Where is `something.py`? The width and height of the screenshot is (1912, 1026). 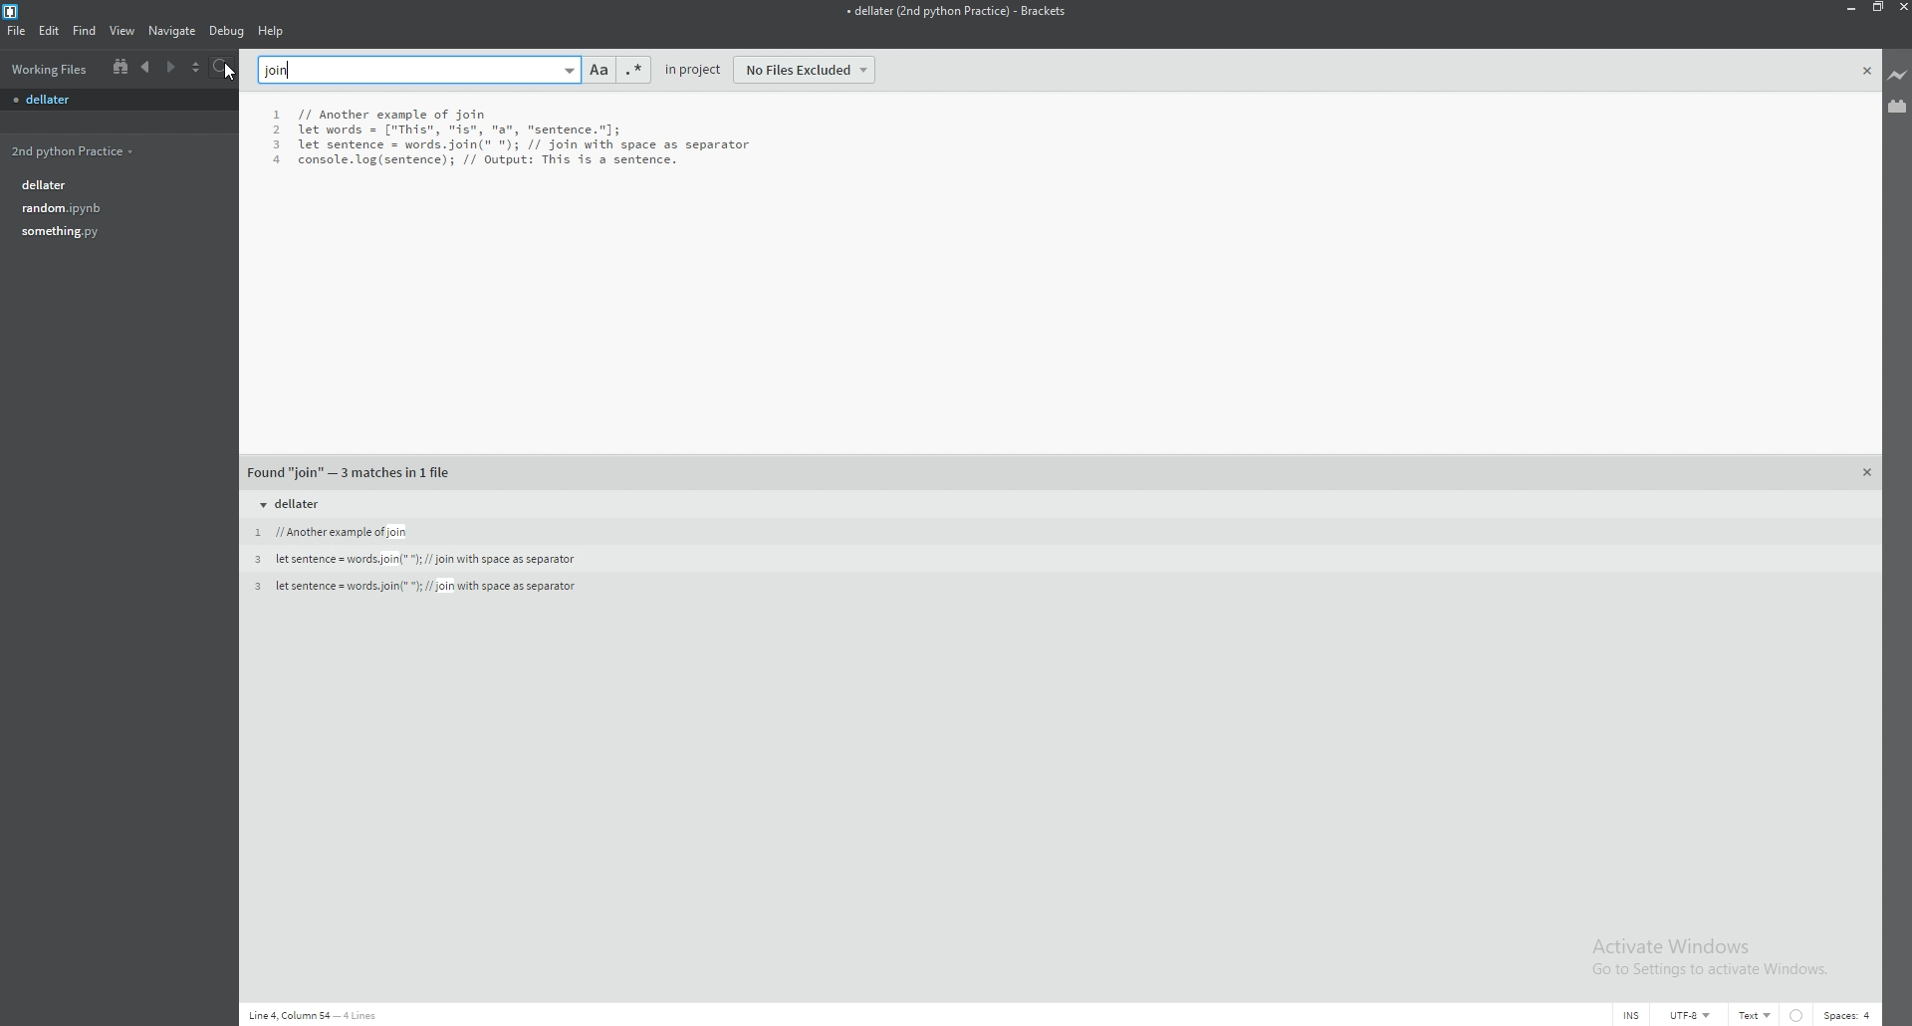 something.py is located at coordinates (114, 232).